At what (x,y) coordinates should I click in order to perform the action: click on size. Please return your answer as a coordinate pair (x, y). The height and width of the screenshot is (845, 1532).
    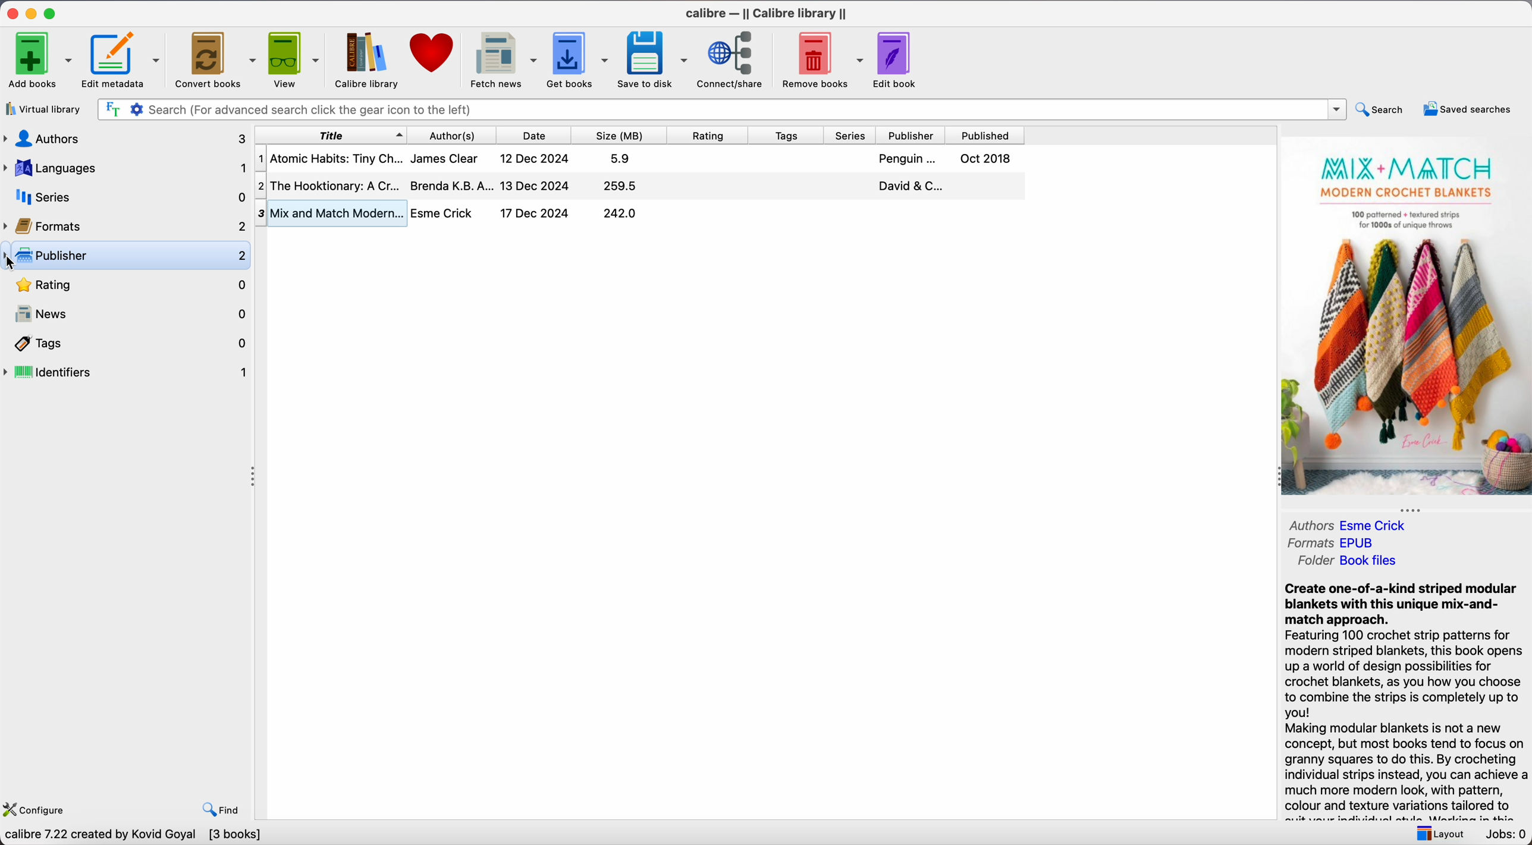
    Looking at the image, I should click on (624, 135).